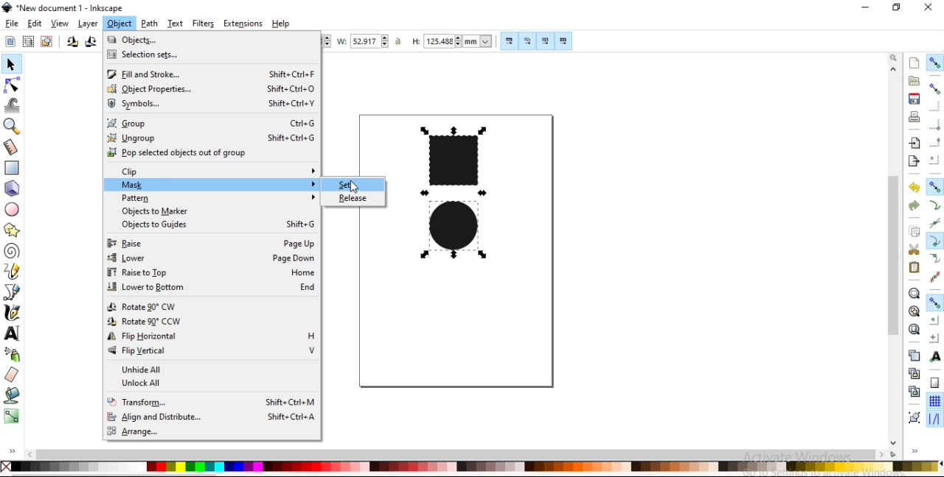 The height and width of the screenshot is (477, 944). I want to click on snap midpoints of bounding box edges, so click(935, 143).